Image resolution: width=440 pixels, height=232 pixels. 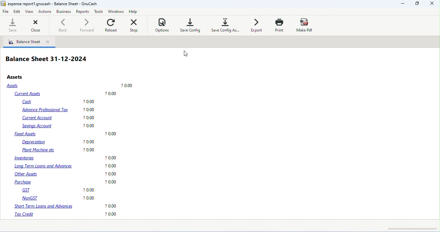 What do you see at coordinates (59, 126) in the screenshot?
I see `savings account` at bounding box center [59, 126].